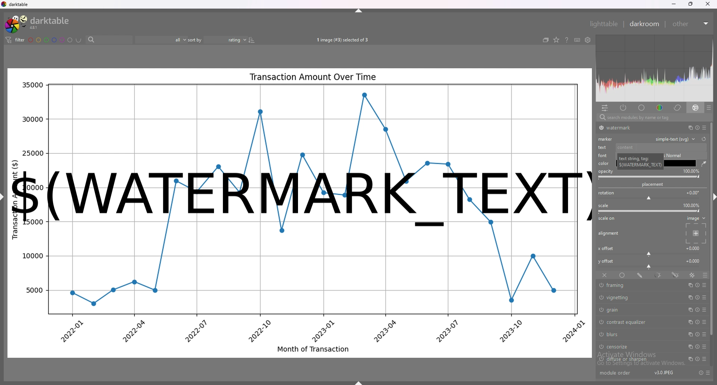 The height and width of the screenshot is (385, 717). What do you see at coordinates (603, 156) in the screenshot?
I see `font` at bounding box center [603, 156].